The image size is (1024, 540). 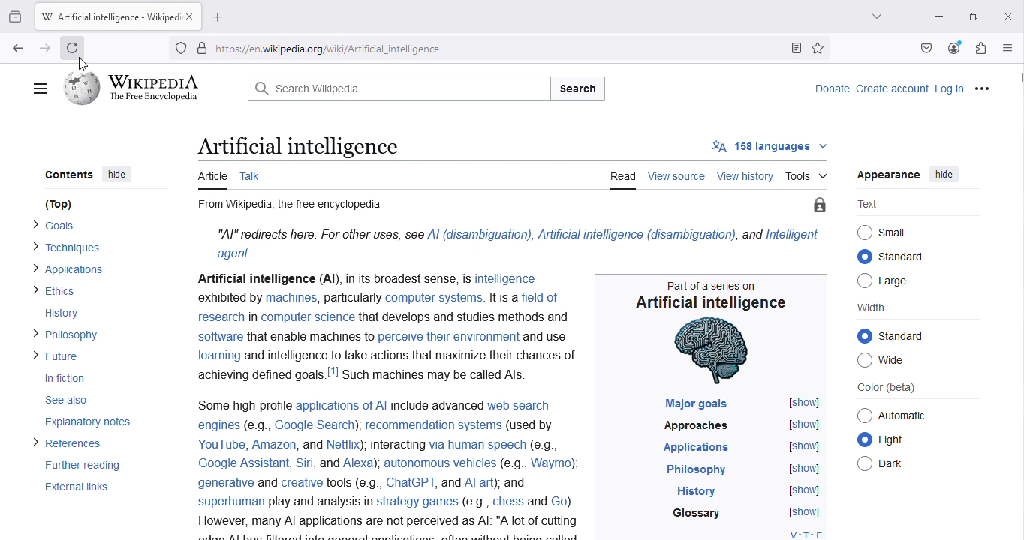 What do you see at coordinates (795, 49) in the screenshot?
I see `Toggle reader view` at bounding box center [795, 49].